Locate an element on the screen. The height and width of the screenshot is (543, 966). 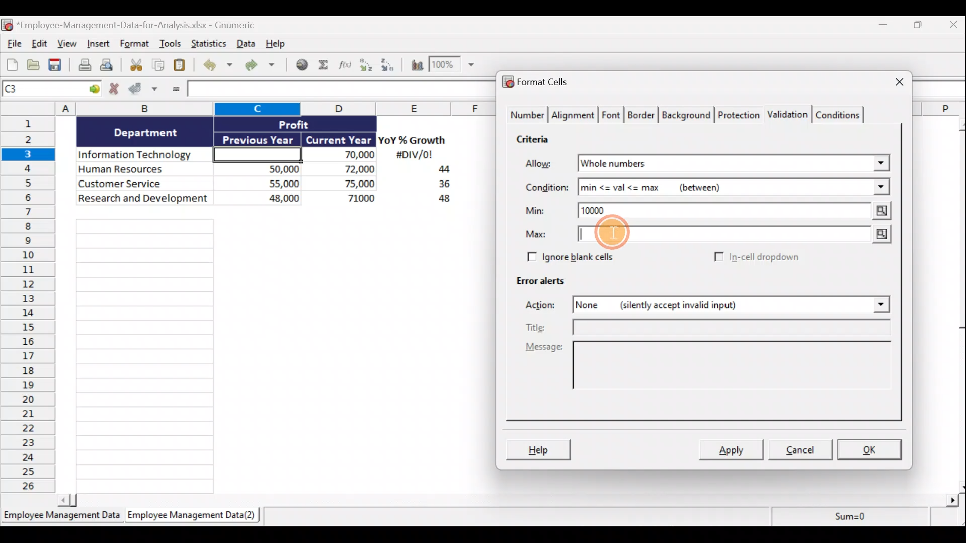
Tools is located at coordinates (171, 45).